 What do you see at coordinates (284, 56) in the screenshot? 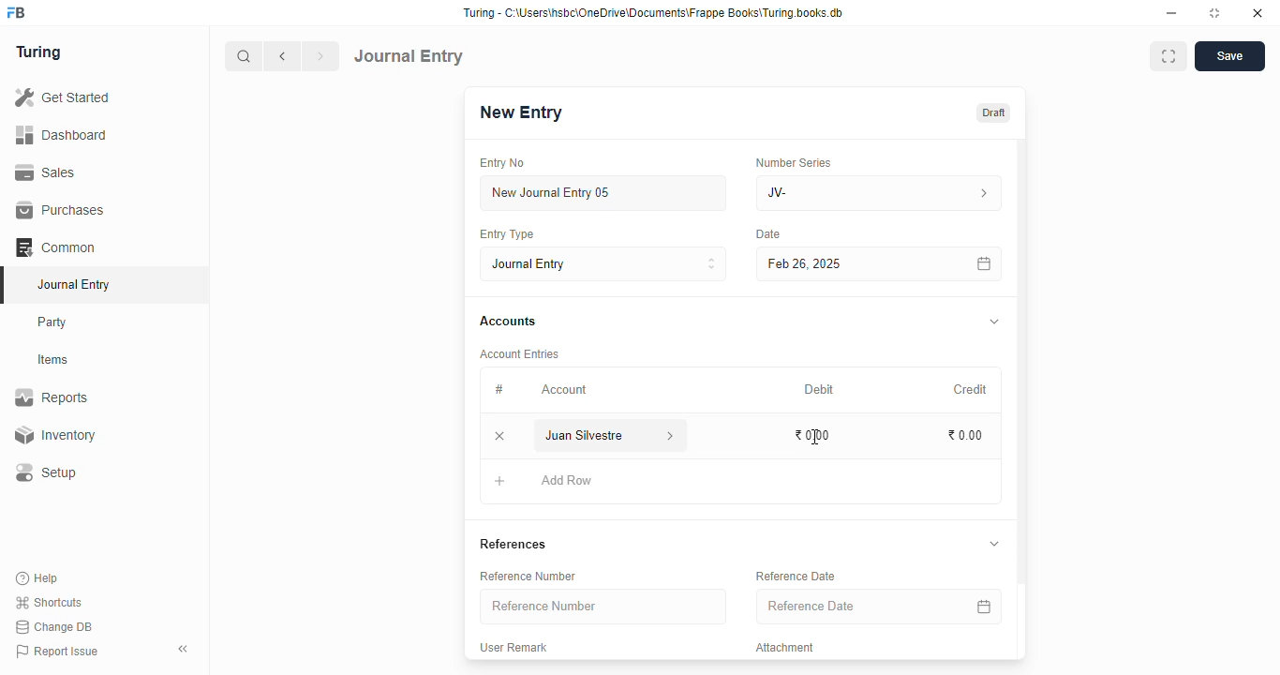
I see `previous` at bounding box center [284, 56].